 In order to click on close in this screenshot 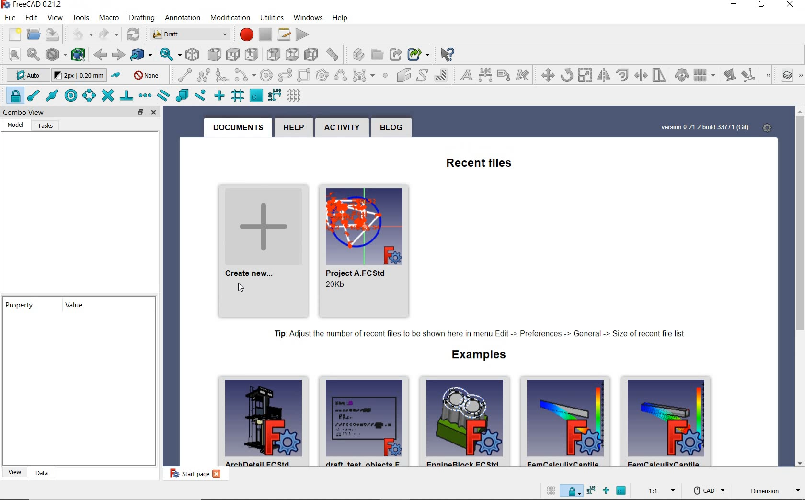, I will do `click(788, 6)`.